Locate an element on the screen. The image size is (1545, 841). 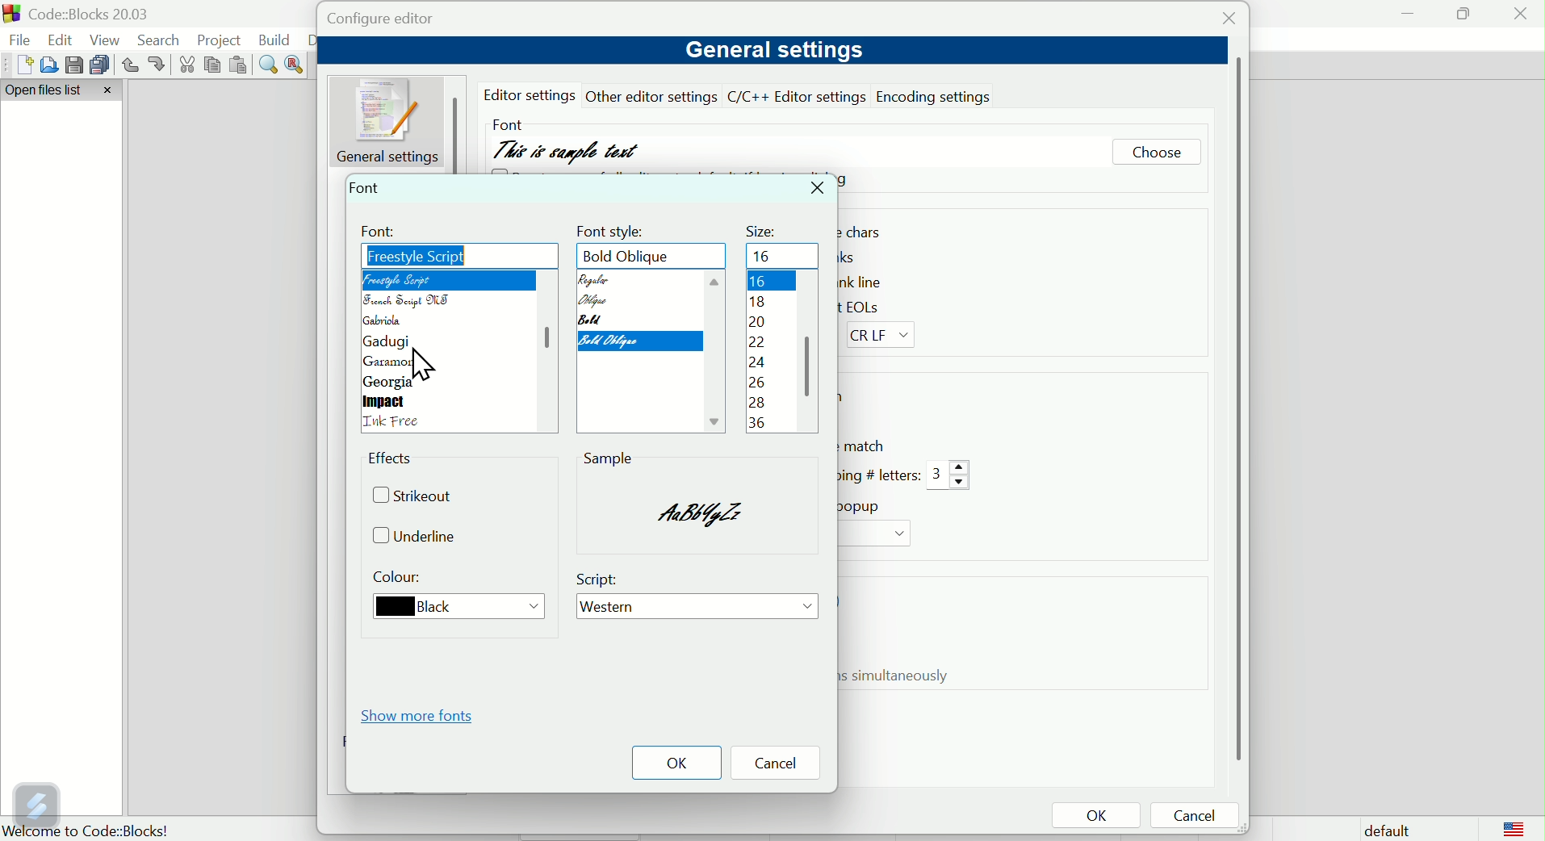
Open file list is located at coordinates (63, 91).